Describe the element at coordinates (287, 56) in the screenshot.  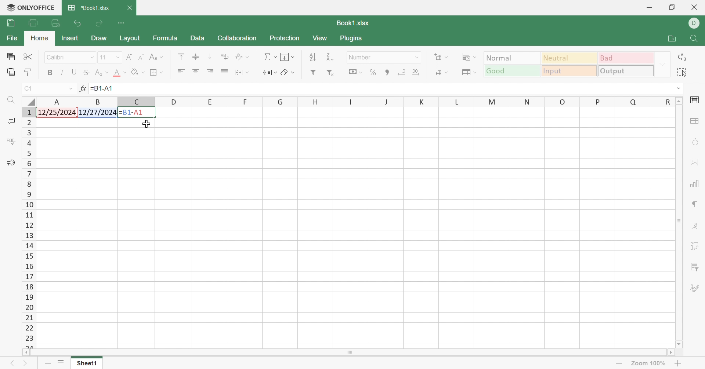
I see `Fill` at that location.